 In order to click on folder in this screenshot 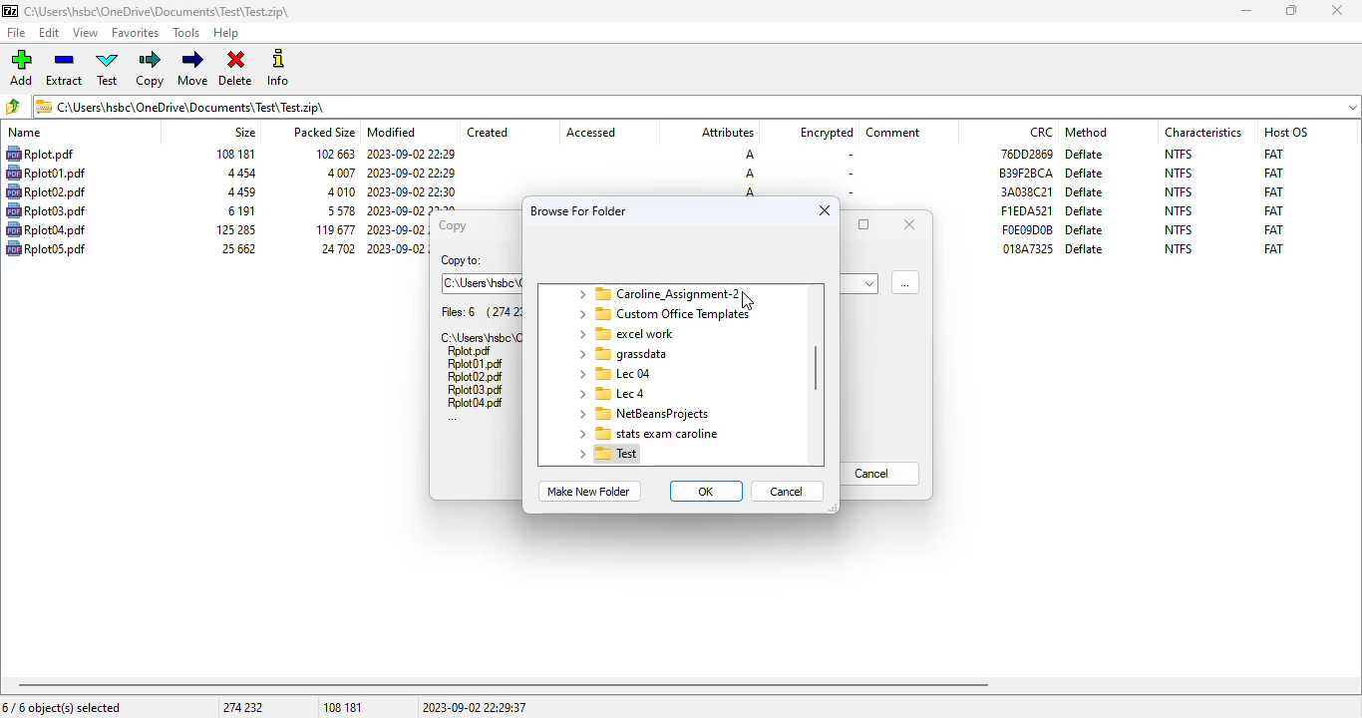, I will do `click(657, 293)`.